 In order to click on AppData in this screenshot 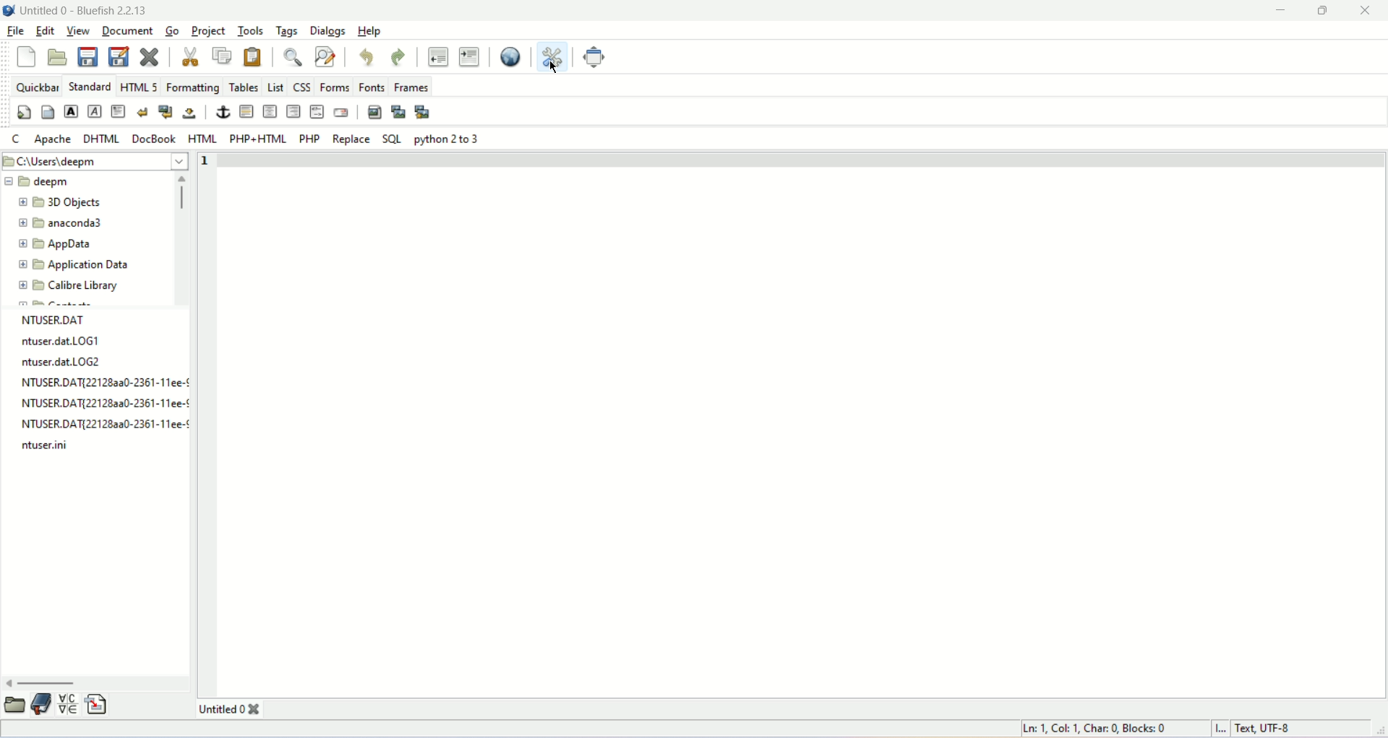, I will do `click(77, 246)`.